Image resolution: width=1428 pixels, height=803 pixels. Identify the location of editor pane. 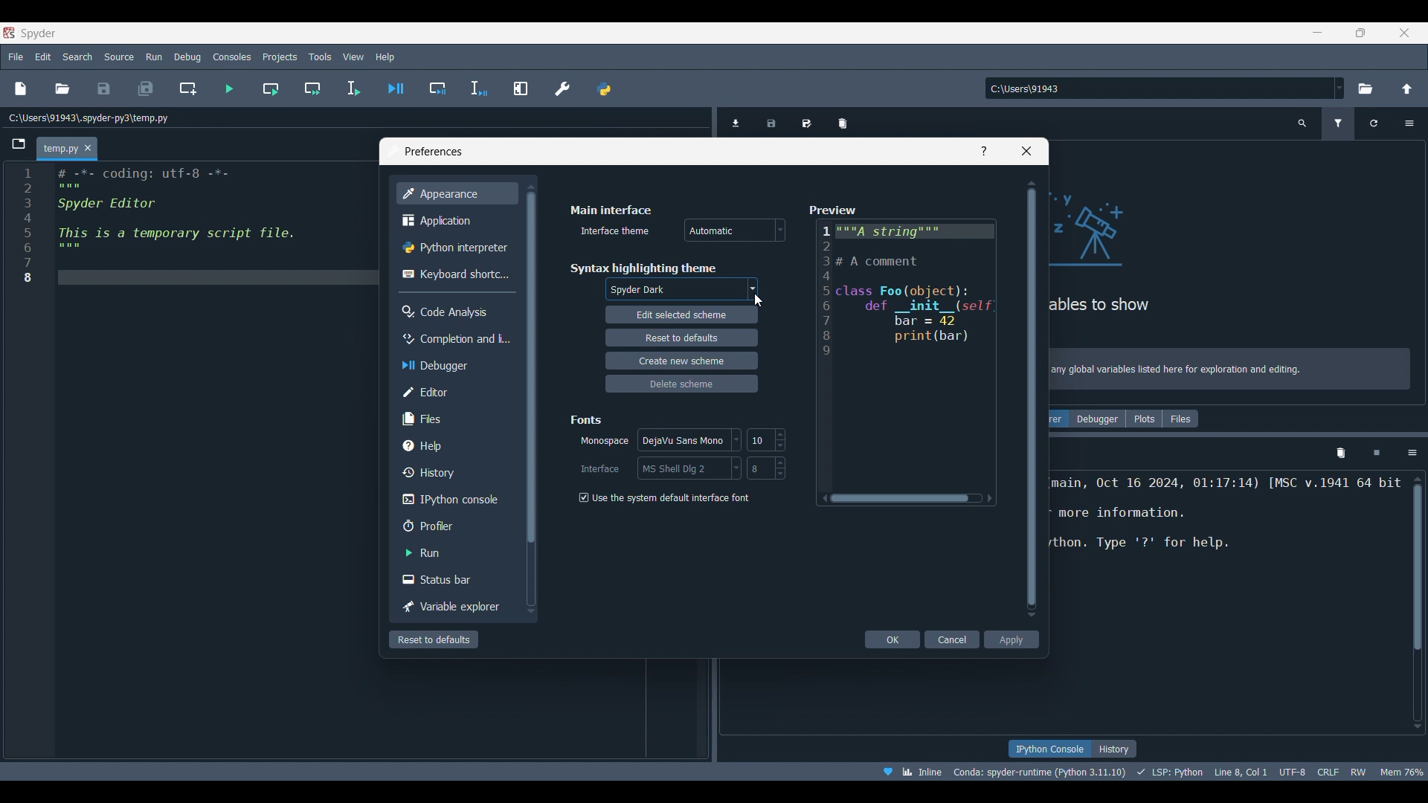
(208, 225).